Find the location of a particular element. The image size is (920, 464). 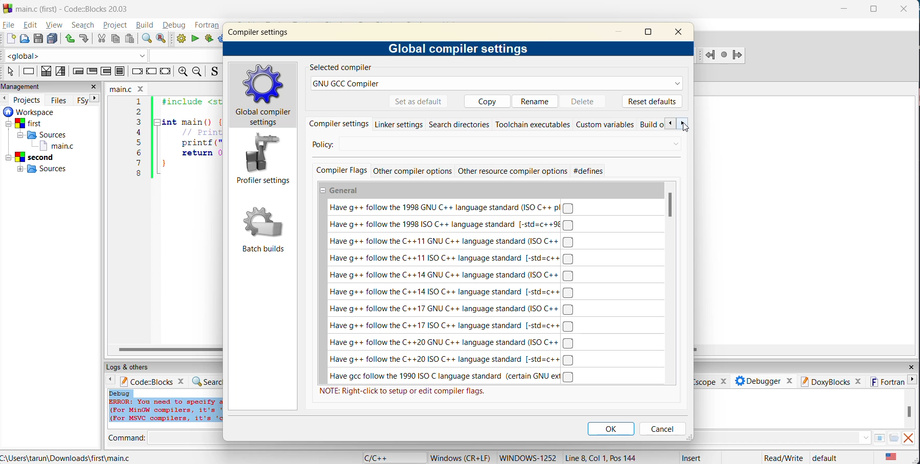

new is located at coordinates (9, 39).